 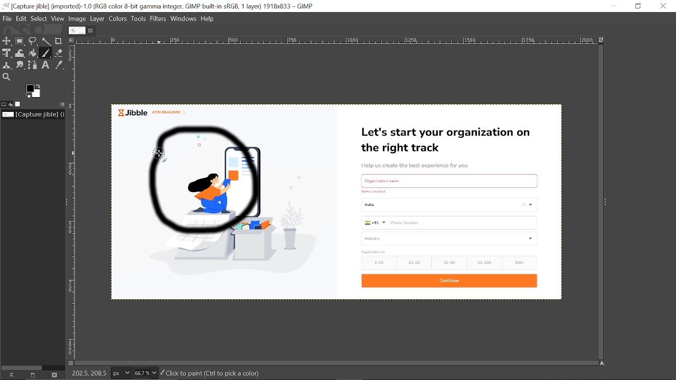 What do you see at coordinates (602, 39) in the screenshot?
I see `Zoom images when window size changes` at bounding box center [602, 39].